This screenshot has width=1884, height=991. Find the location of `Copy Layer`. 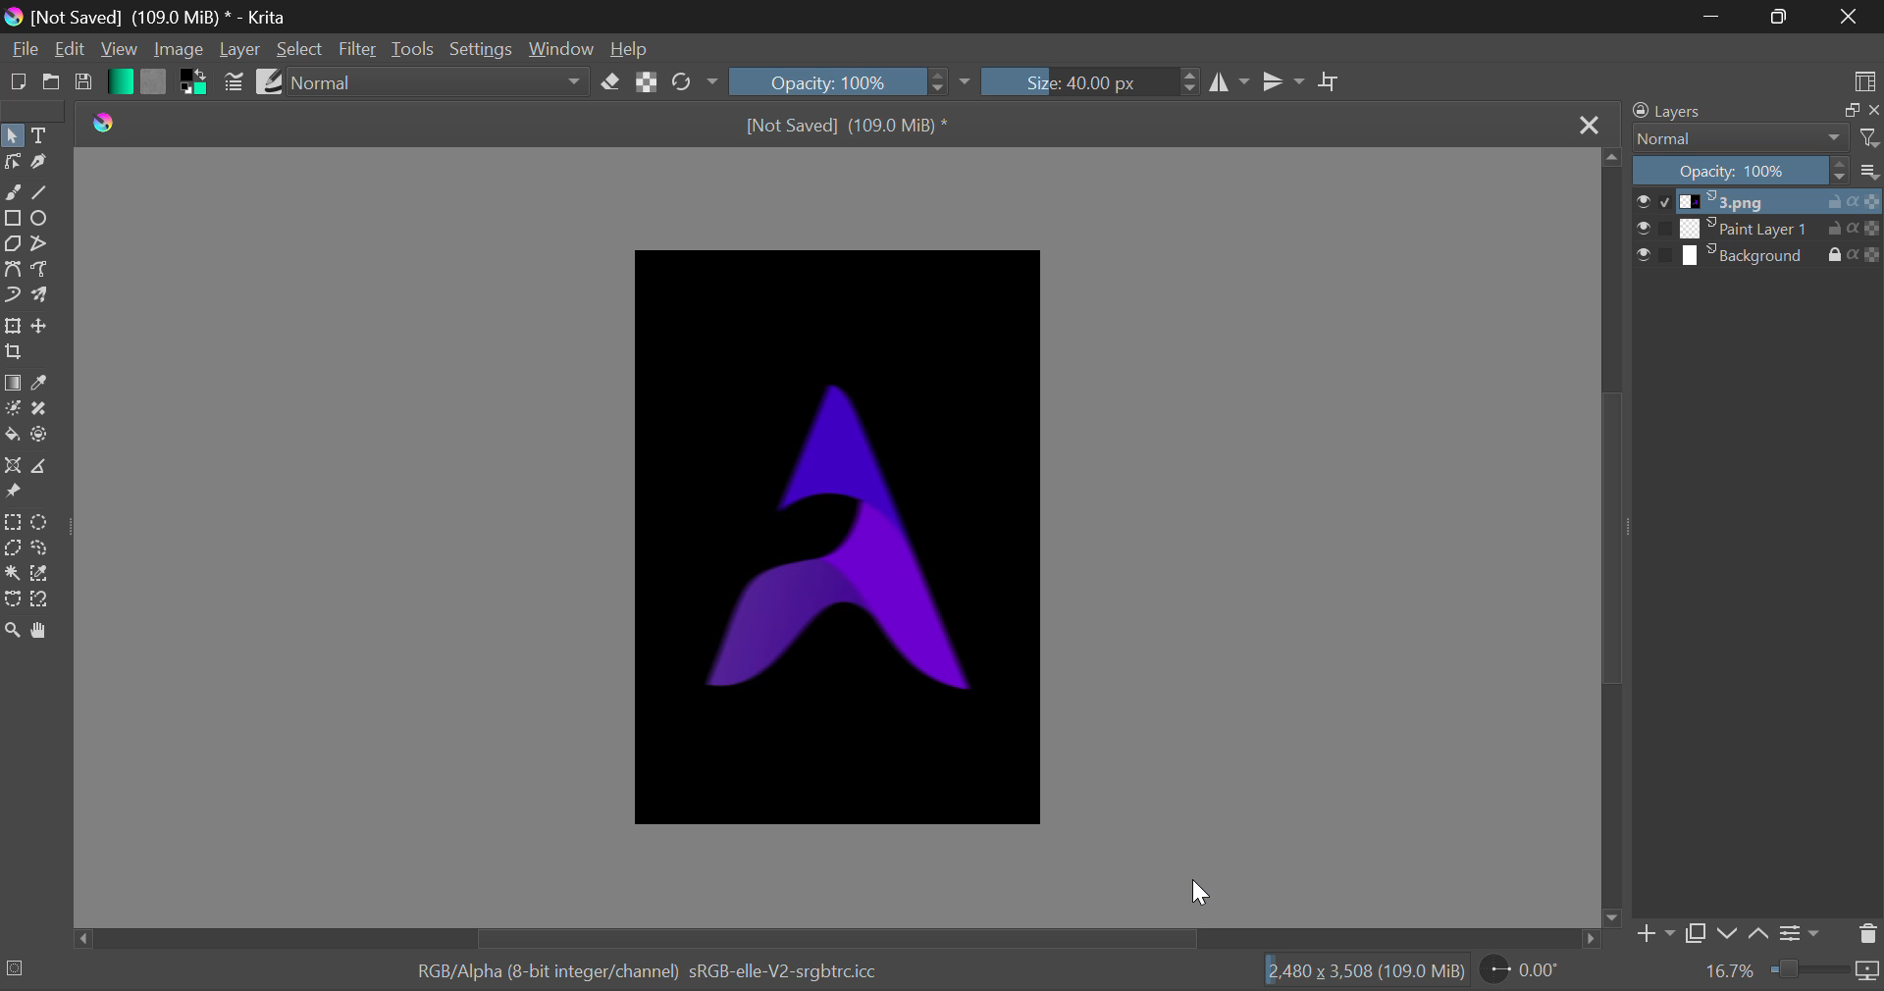

Copy Layer is located at coordinates (1696, 933).